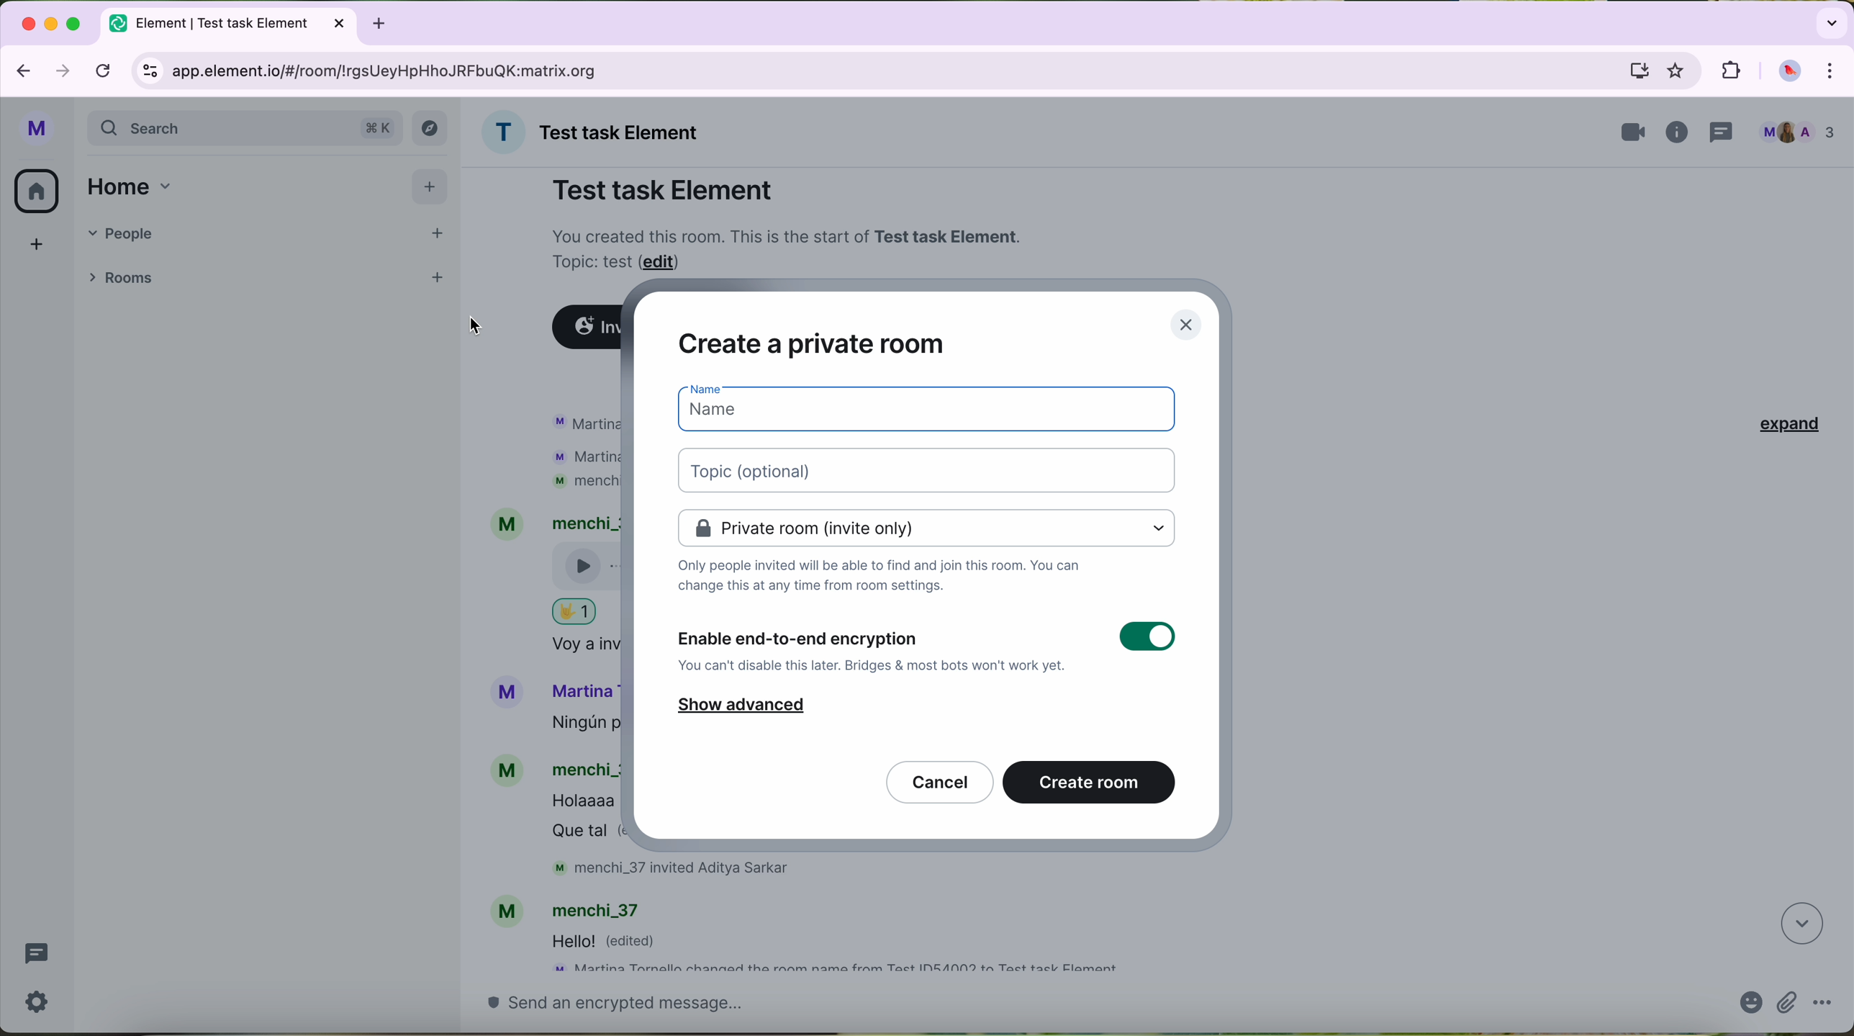 The image size is (1854, 1036). What do you see at coordinates (1837, 71) in the screenshot?
I see `control and customize Google Chrome` at bounding box center [1837, 71].